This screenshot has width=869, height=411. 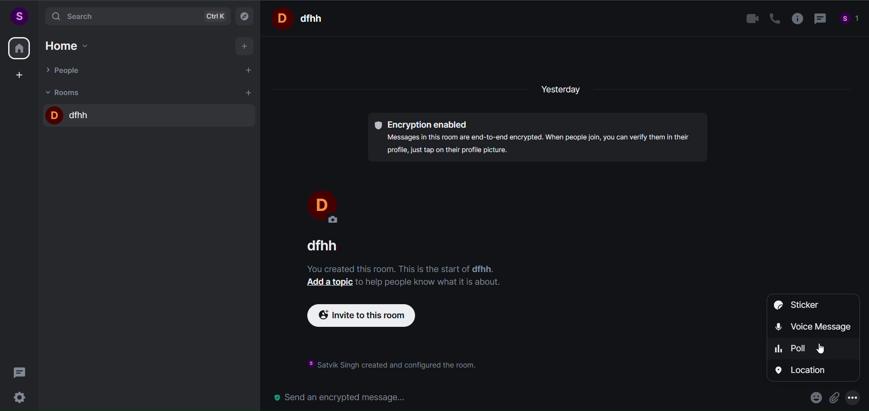 What do you see at coordinates (249, 71) in the screenshot?
I see `start chat` at bounding box center [249, 71].